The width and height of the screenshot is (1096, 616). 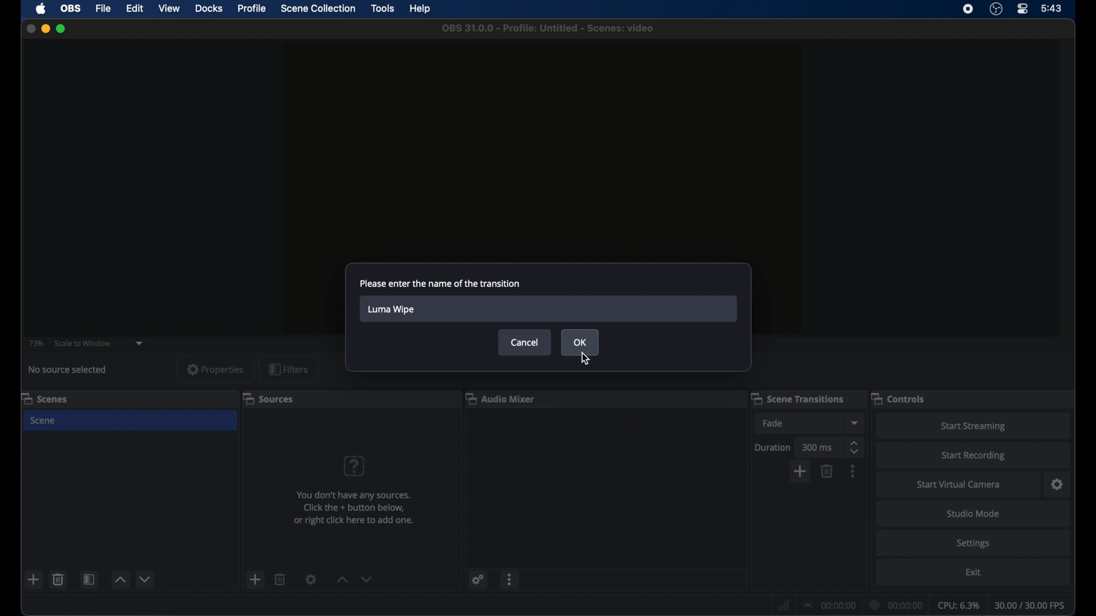 I want to click on scale to window, so click(x=83, y=342).